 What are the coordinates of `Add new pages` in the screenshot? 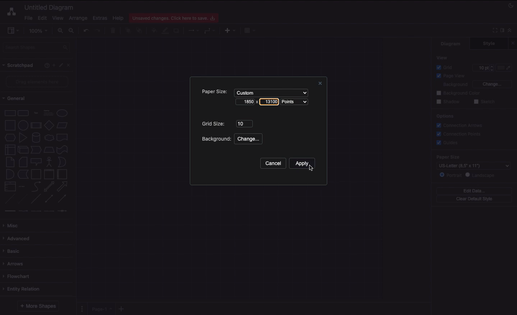 It's located at (122, 309).